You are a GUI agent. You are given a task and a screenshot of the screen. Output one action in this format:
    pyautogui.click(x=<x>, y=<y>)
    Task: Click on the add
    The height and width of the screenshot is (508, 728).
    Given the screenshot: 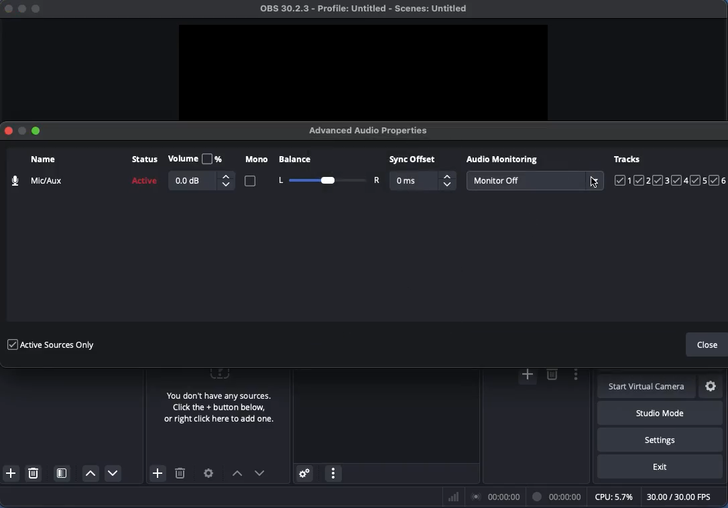 What is the action you would take?
    pyautogui.click(x=526, y=376)
    